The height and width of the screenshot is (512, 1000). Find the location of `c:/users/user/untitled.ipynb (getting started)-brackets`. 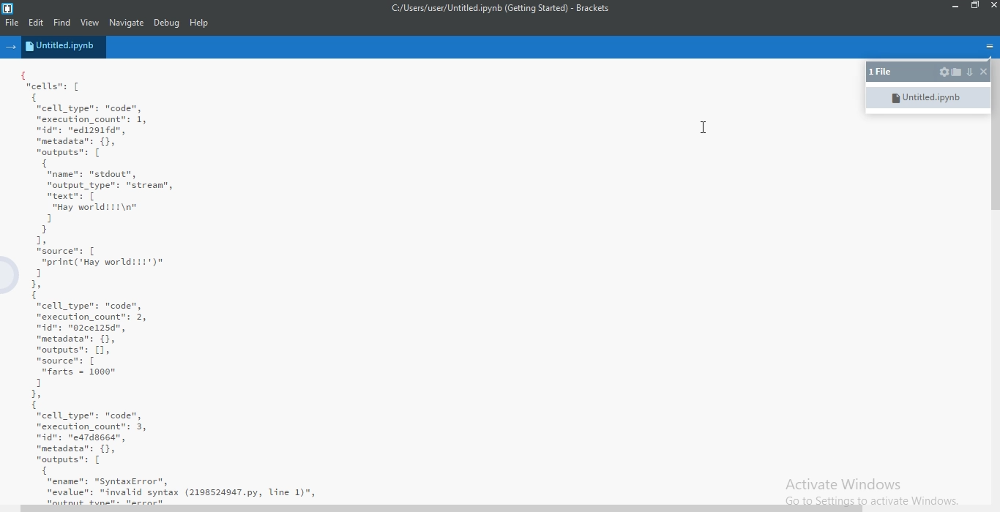

c:/users/user/untitled.ipynb (getting started)-brackets is located at coordinates (499, 10).